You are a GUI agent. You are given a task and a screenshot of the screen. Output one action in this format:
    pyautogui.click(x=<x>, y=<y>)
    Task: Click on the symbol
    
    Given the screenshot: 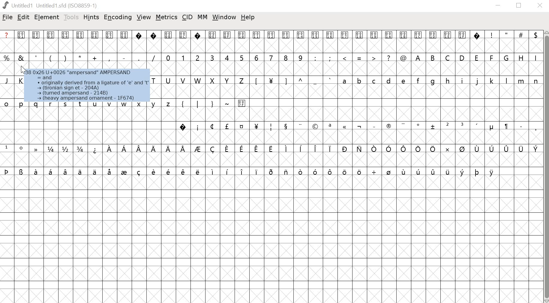 What is the action you would take?
    pyautogui.click(x=241, y=149)
    